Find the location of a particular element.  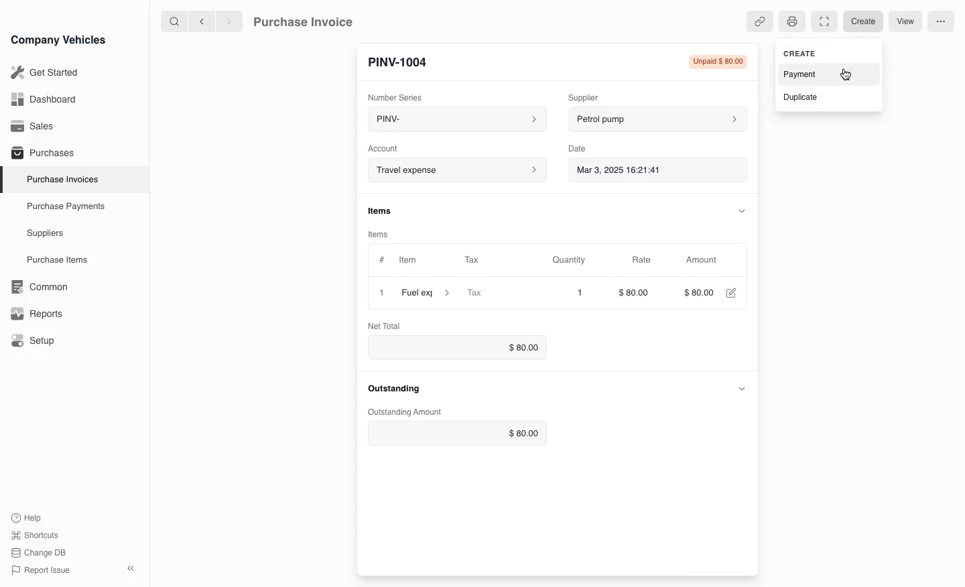

$0.00 is located at coordinates (457, 348).